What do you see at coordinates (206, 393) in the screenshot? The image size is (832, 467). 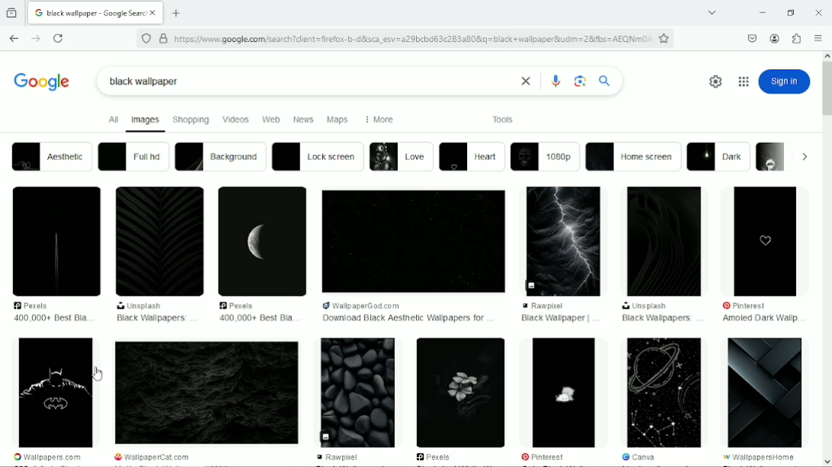 I see `black wallpaper image` at bounding box center [206, 393].